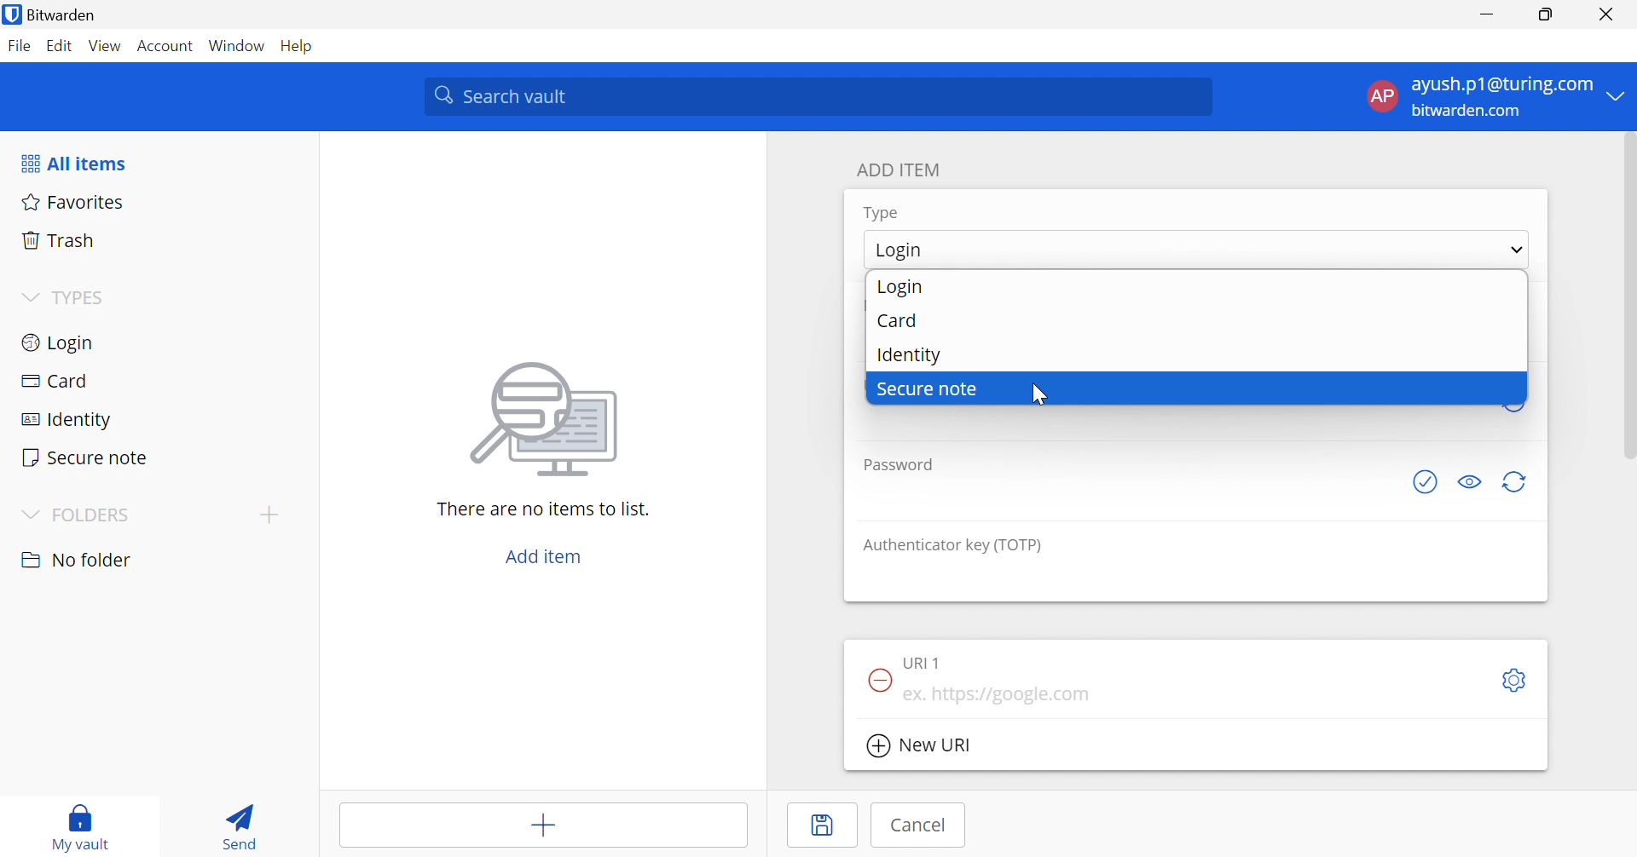 Image resolution: width=1637 pixels, height=857 pixels. I want to click on Bitwarden, so click(54, 14).